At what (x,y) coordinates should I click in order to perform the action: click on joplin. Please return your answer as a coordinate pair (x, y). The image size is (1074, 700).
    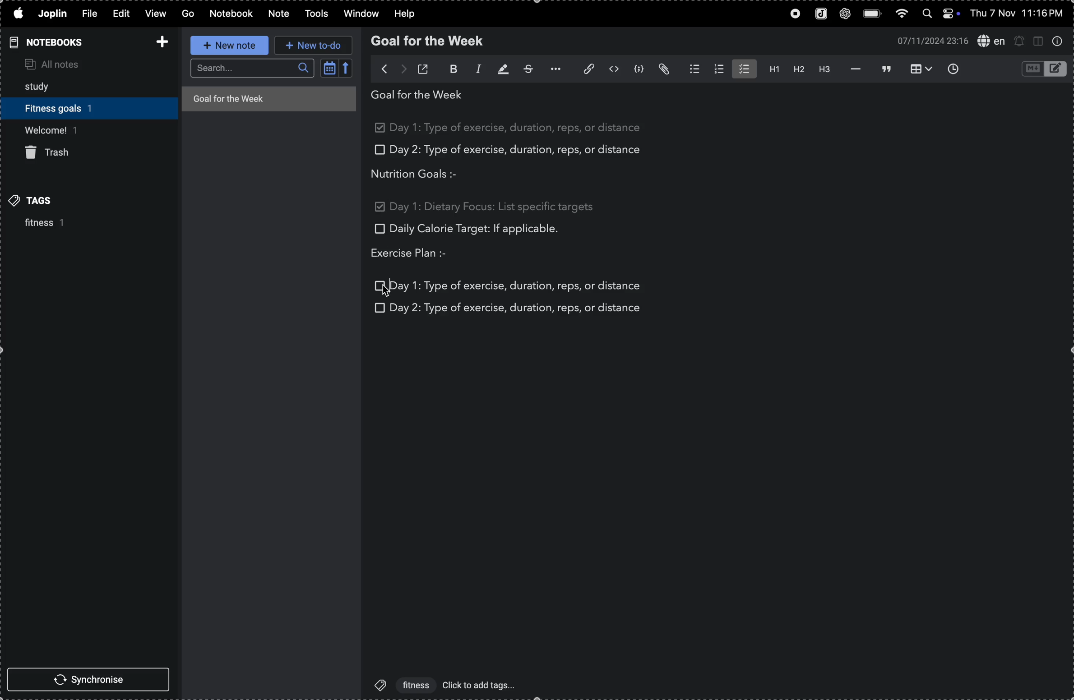
    Looking at the image, I should click on (53, 14).